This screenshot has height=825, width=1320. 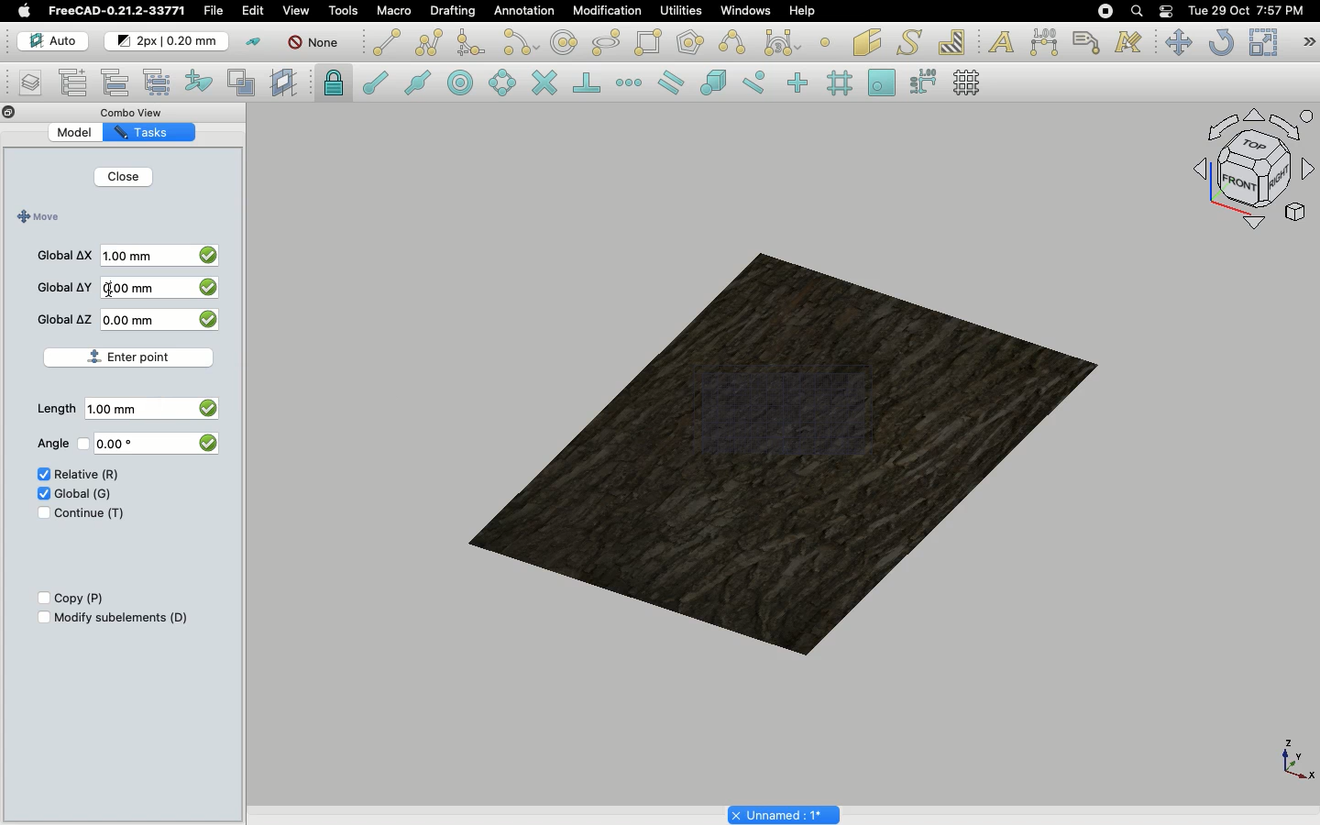 I want to click on Snap intersection, so click(x=545, y=84).